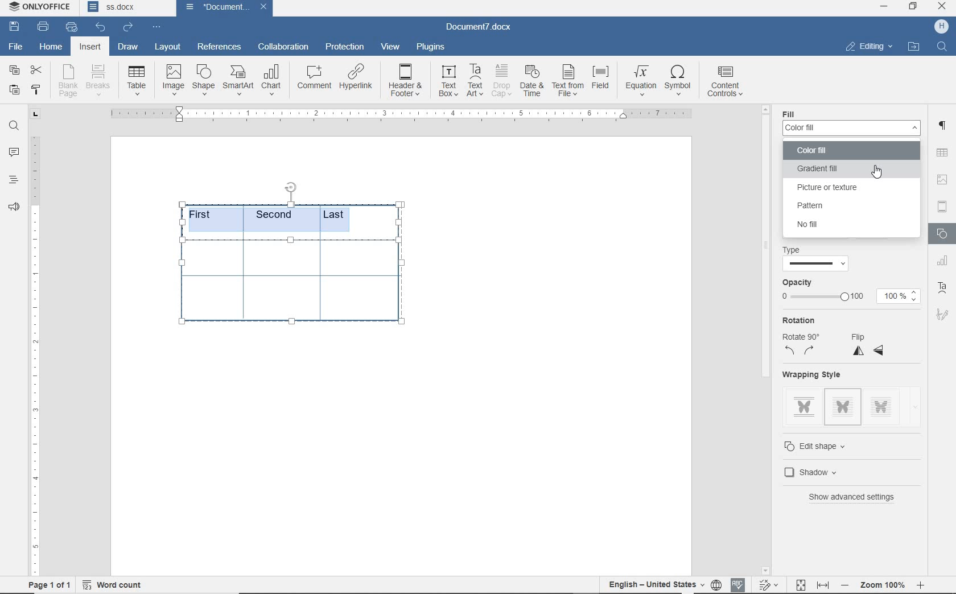 This screenshot has width=956, height=594. I want to click on fit to width, so click(823, 583).